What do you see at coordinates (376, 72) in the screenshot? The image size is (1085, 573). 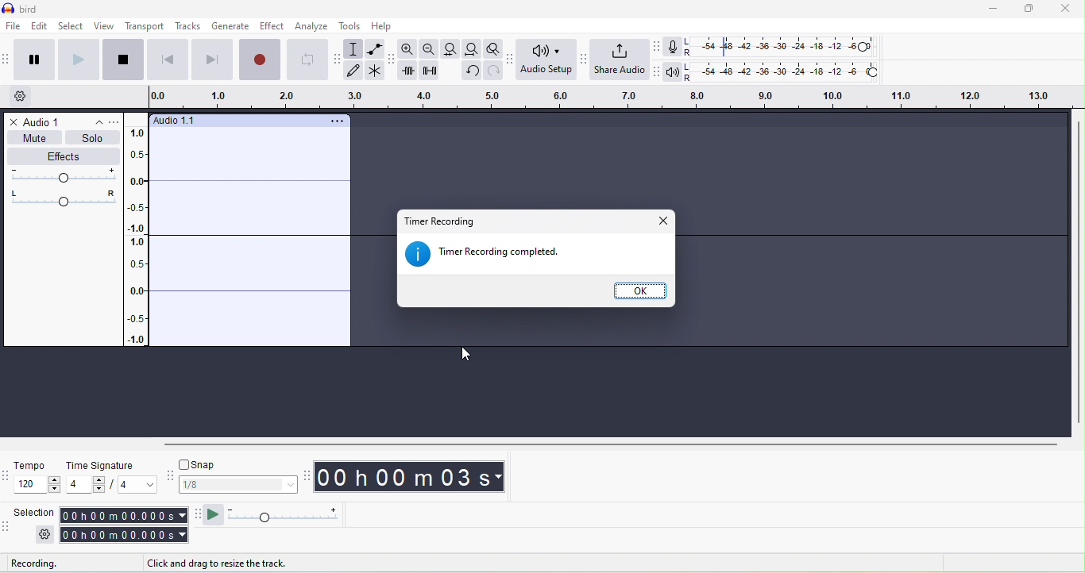 I see `multi tool` at bounding box center [376, 72].